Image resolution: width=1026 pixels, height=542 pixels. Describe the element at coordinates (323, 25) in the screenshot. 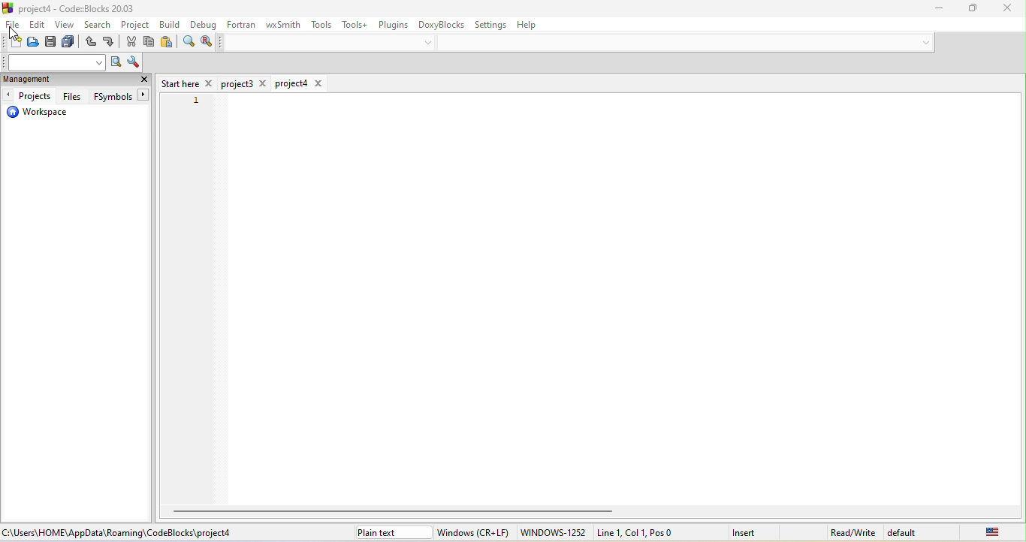

I see `tools` at that location.